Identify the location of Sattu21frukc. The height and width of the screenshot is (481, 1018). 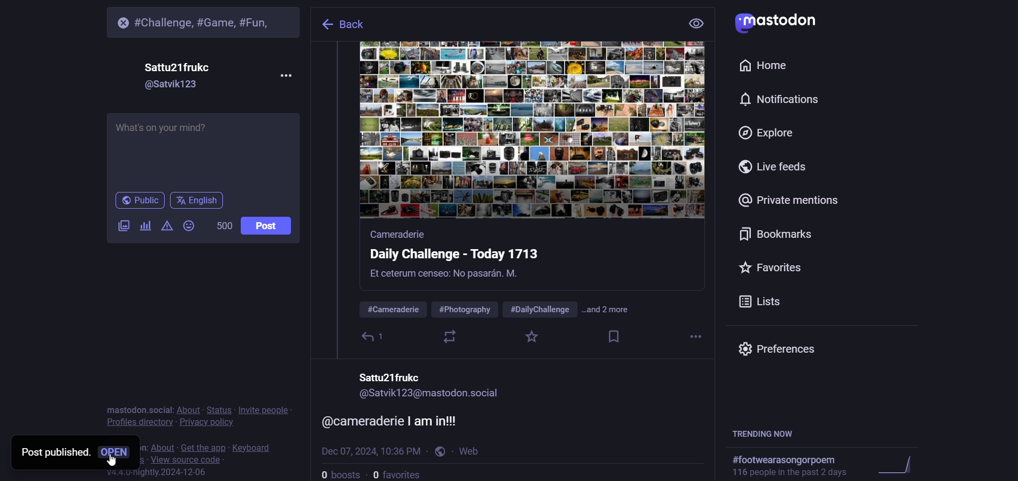
(395, 375).